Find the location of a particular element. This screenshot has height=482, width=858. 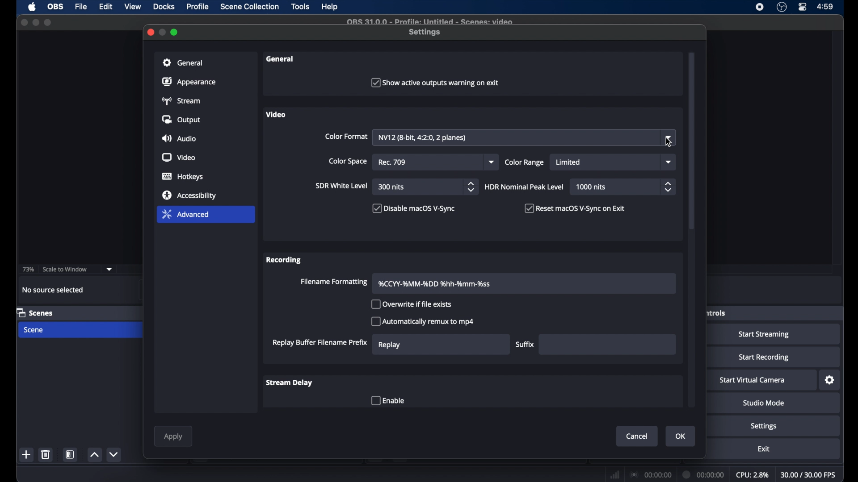

automatically  remux to mp4 is located at coordinates (423, 321).